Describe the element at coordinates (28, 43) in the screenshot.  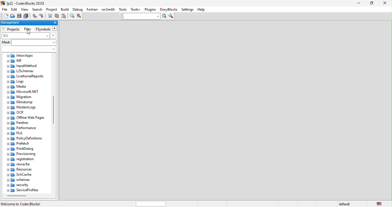
I see `Mask: ` at that location.